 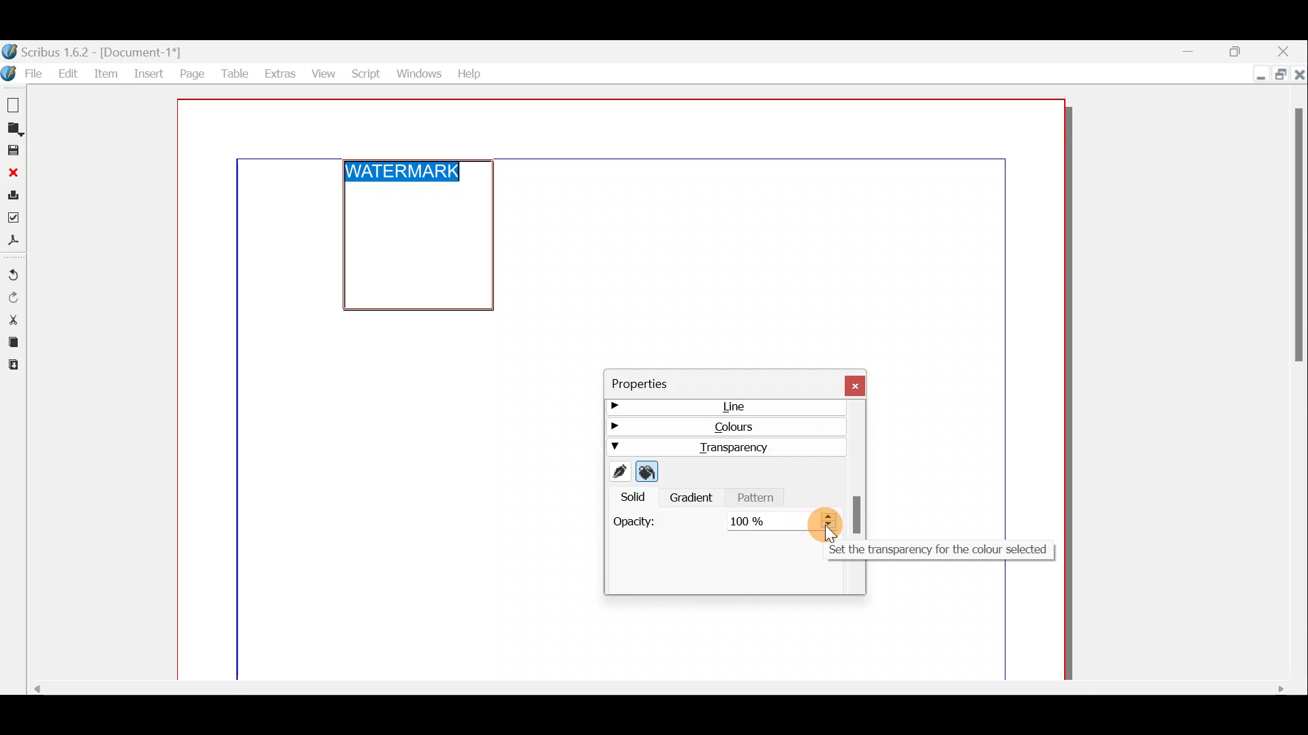 I want to click on Gradient, so click(x=691, y=500).